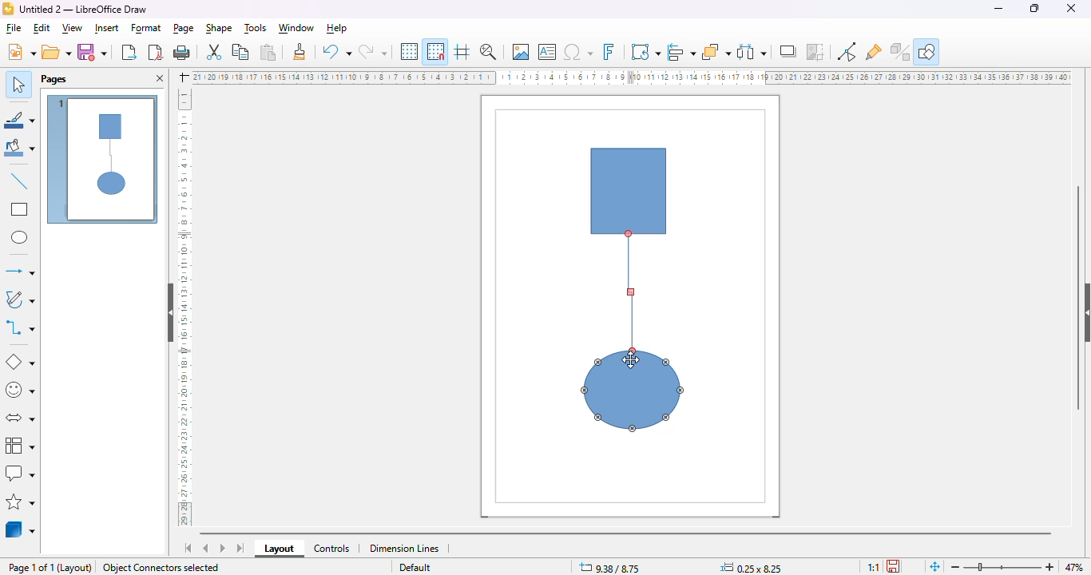 The width and height of the screenshot is (1091, 575). I want to click on select at least three objects to distribute, so click(752, 52).